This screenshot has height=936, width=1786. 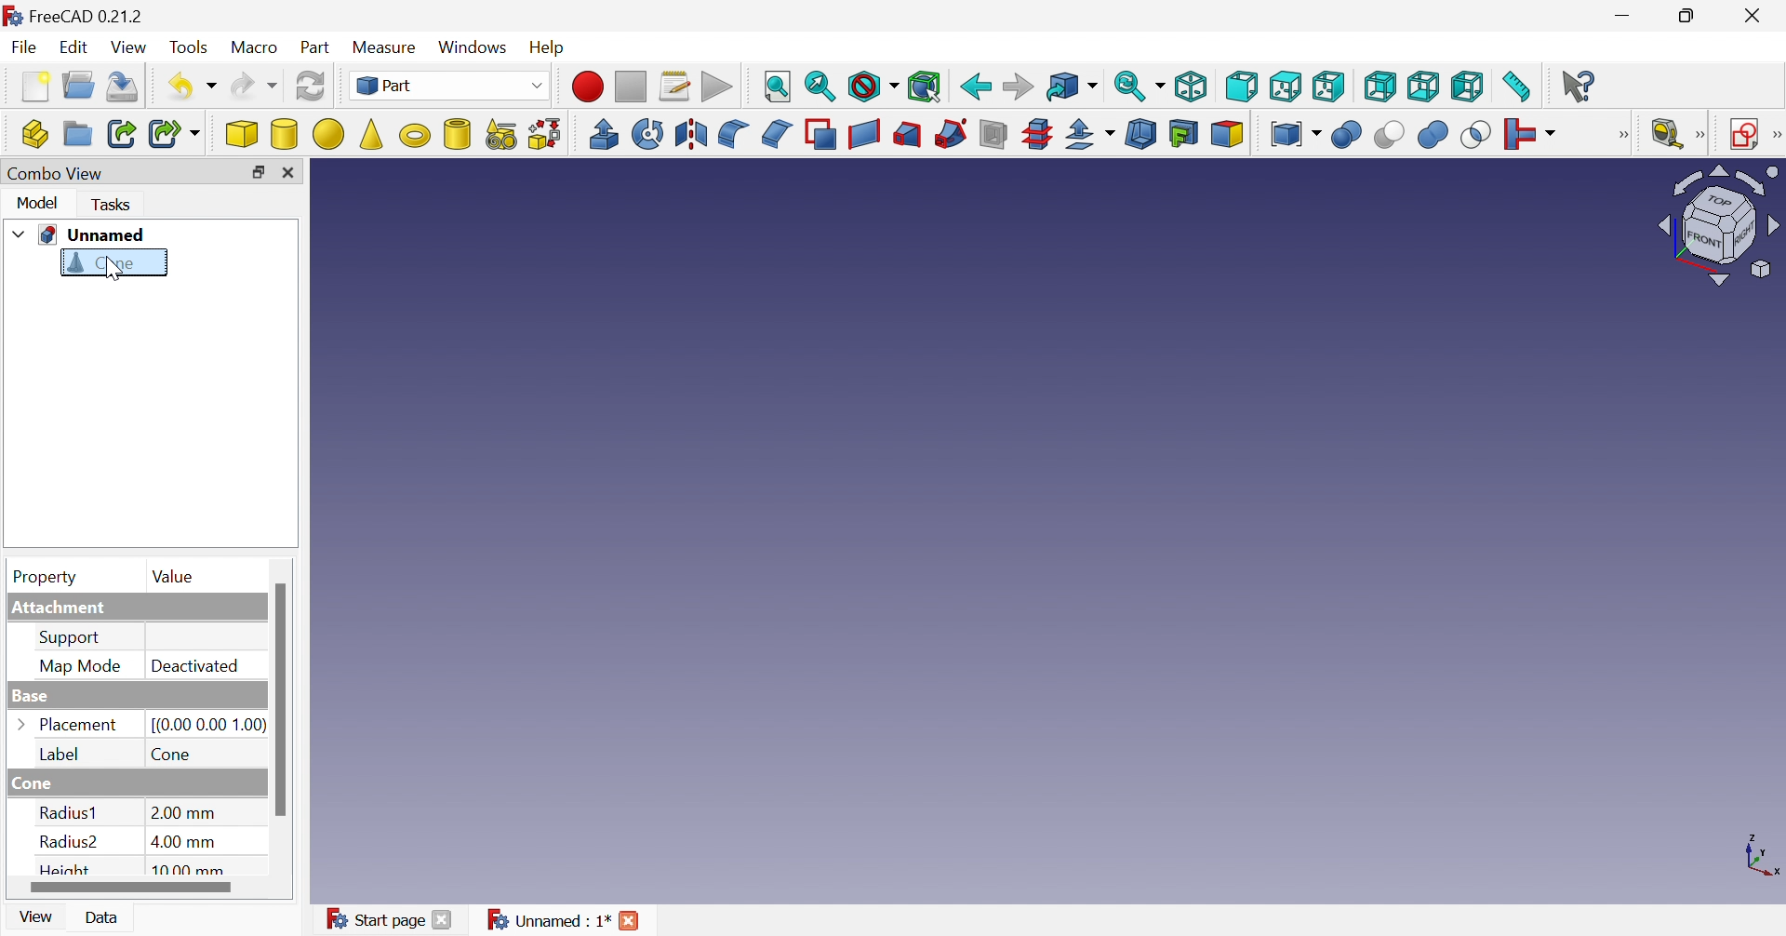 What do you see at coordinates (243, 135) in the screenshot?
I see `Cube` at bounding box center [243, 135].